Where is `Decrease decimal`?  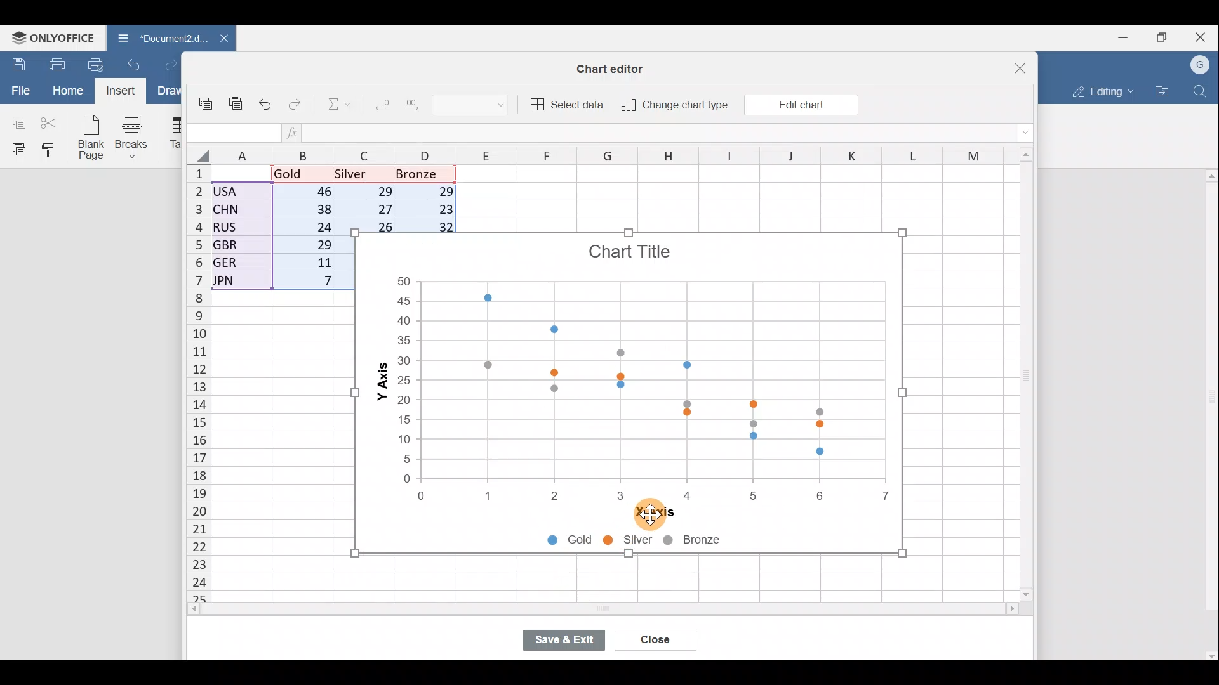
Decrease decimal is located at coordinates (380, 107).